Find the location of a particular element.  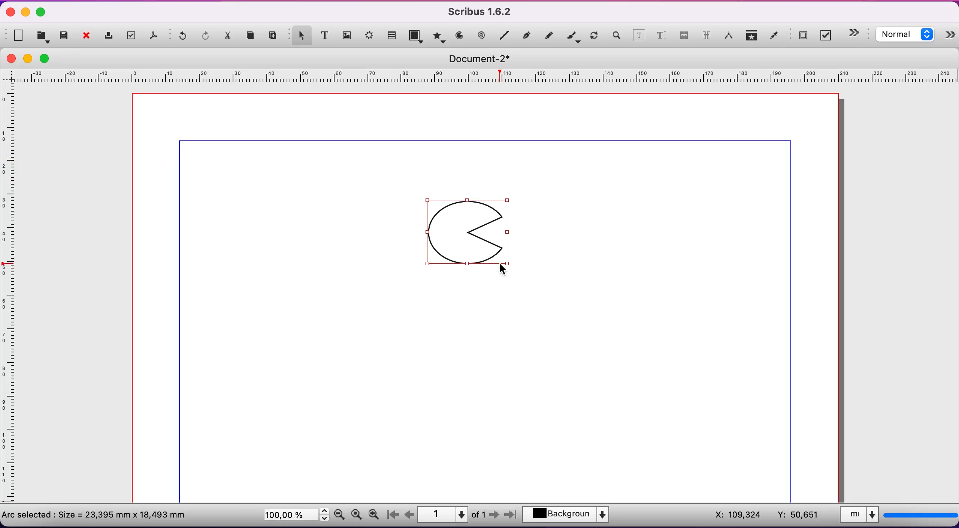

eye dropper is located at coordinates (774, 36).